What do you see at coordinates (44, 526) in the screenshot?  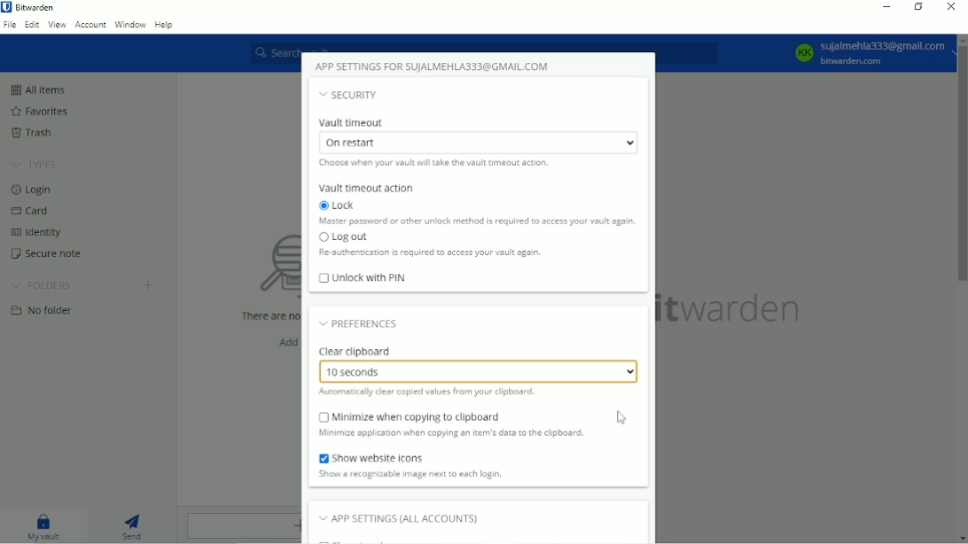 I see `My vault` at bounding box center [44, 526].